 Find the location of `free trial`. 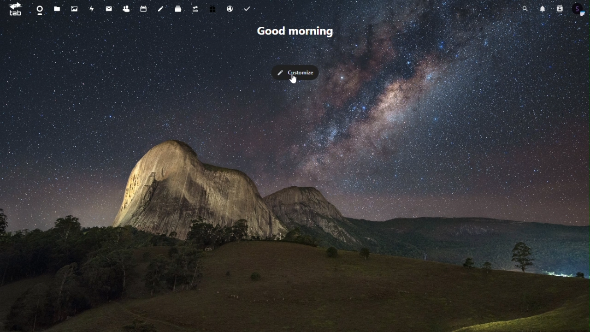

free trial is located at coordinates (214, 10).